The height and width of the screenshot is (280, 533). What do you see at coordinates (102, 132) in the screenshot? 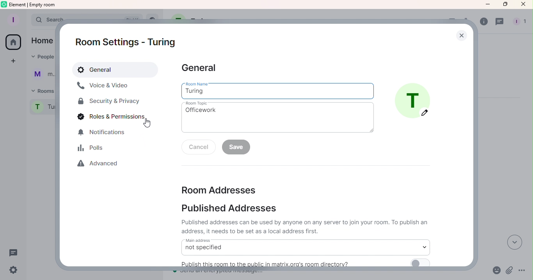
I see `Notification` at bounding box center [102, 132].